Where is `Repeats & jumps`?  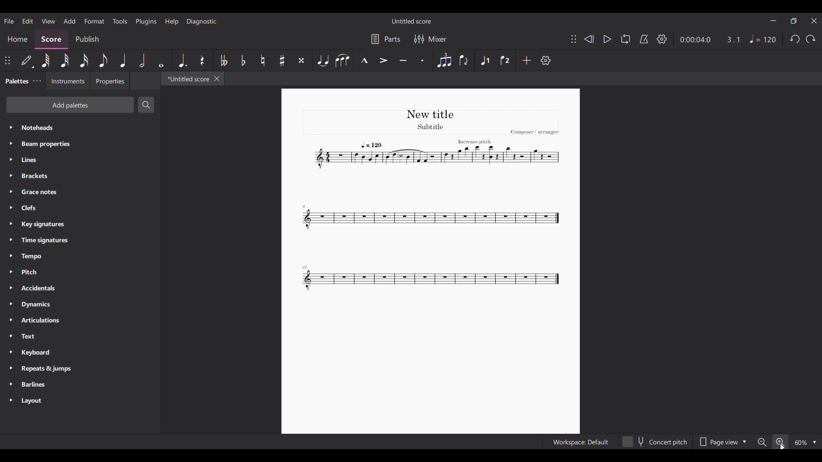
Repeats & jumps is located at coordinates (80, 368).